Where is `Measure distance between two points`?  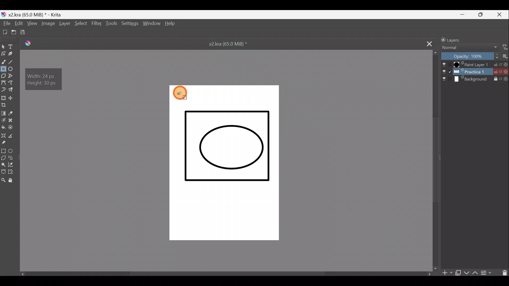
Measure distance between two points is located at coordinates (11, 135).